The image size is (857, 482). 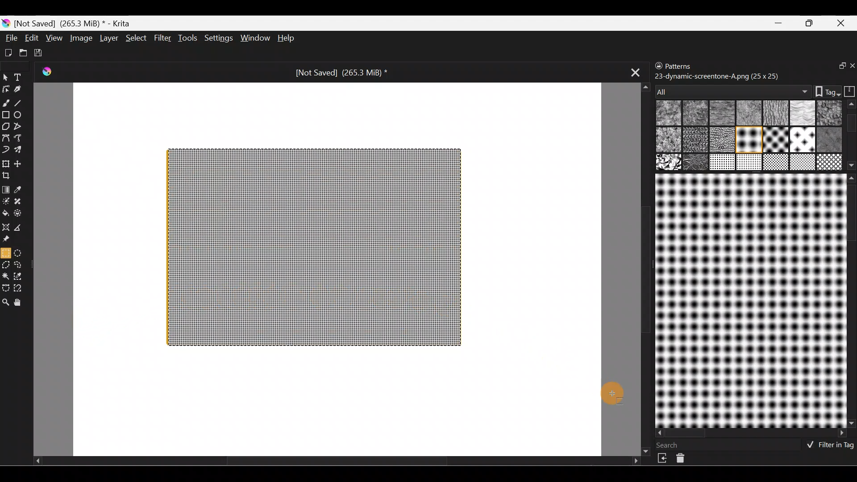 What do you see at coordinates (22, 103) in the screenshot?
I see `Line tool` at bounding box center [22, 103].